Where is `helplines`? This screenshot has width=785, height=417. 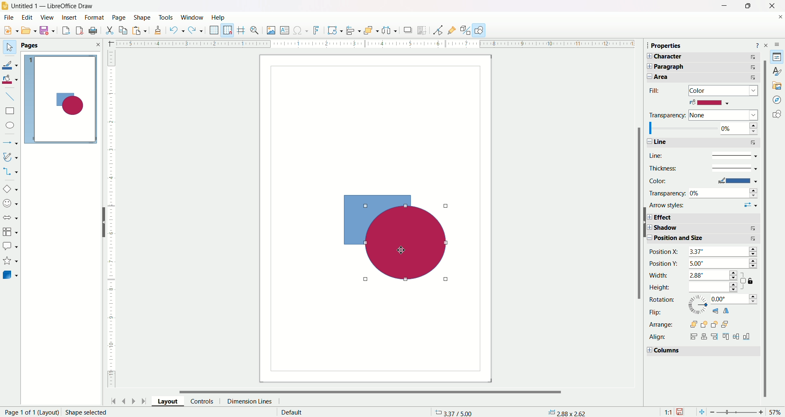
helplines is located at coordinates (242, 30).